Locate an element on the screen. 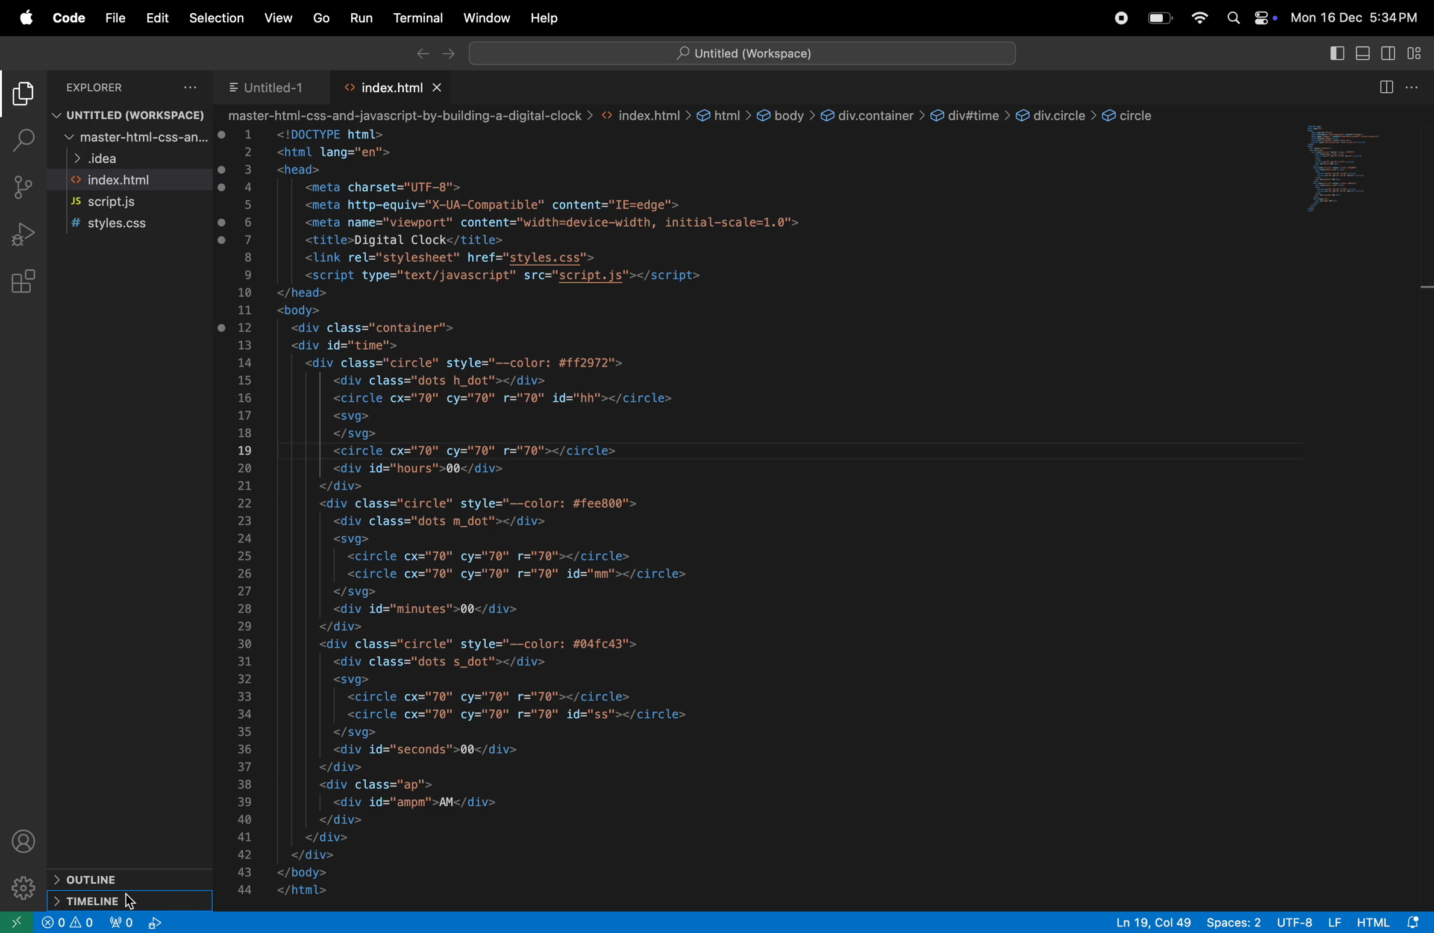 The image size is (1434, 933). options is located at coordinates (1415, 90).